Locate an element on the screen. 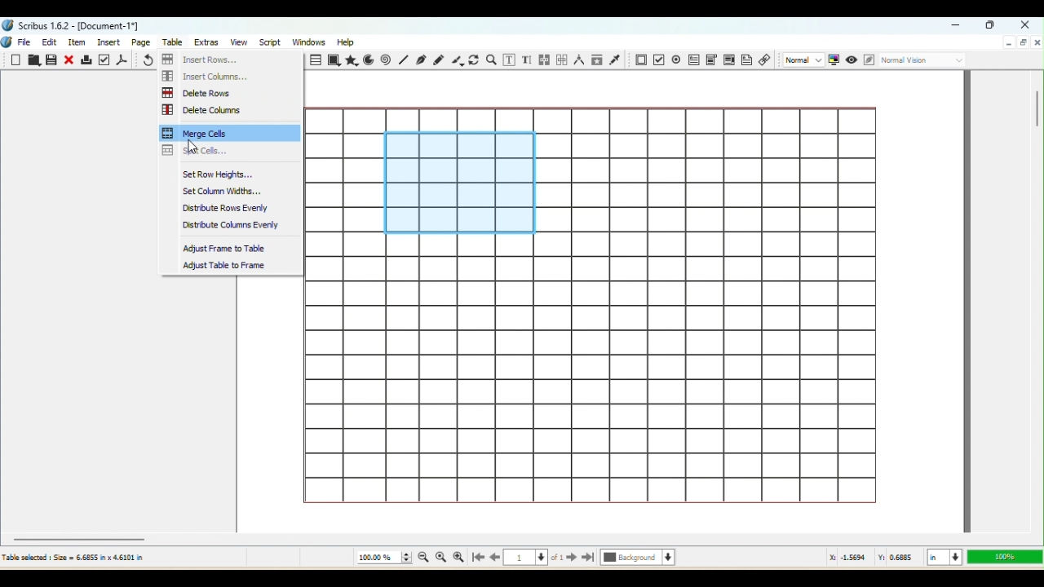 Image resolution: width=1044 pixels, height=587 pixels. Distribute columns evenly is located at coordinates (232, 226).